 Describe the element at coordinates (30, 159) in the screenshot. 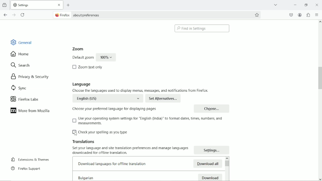

I see `Extensions & Themes` at that location.